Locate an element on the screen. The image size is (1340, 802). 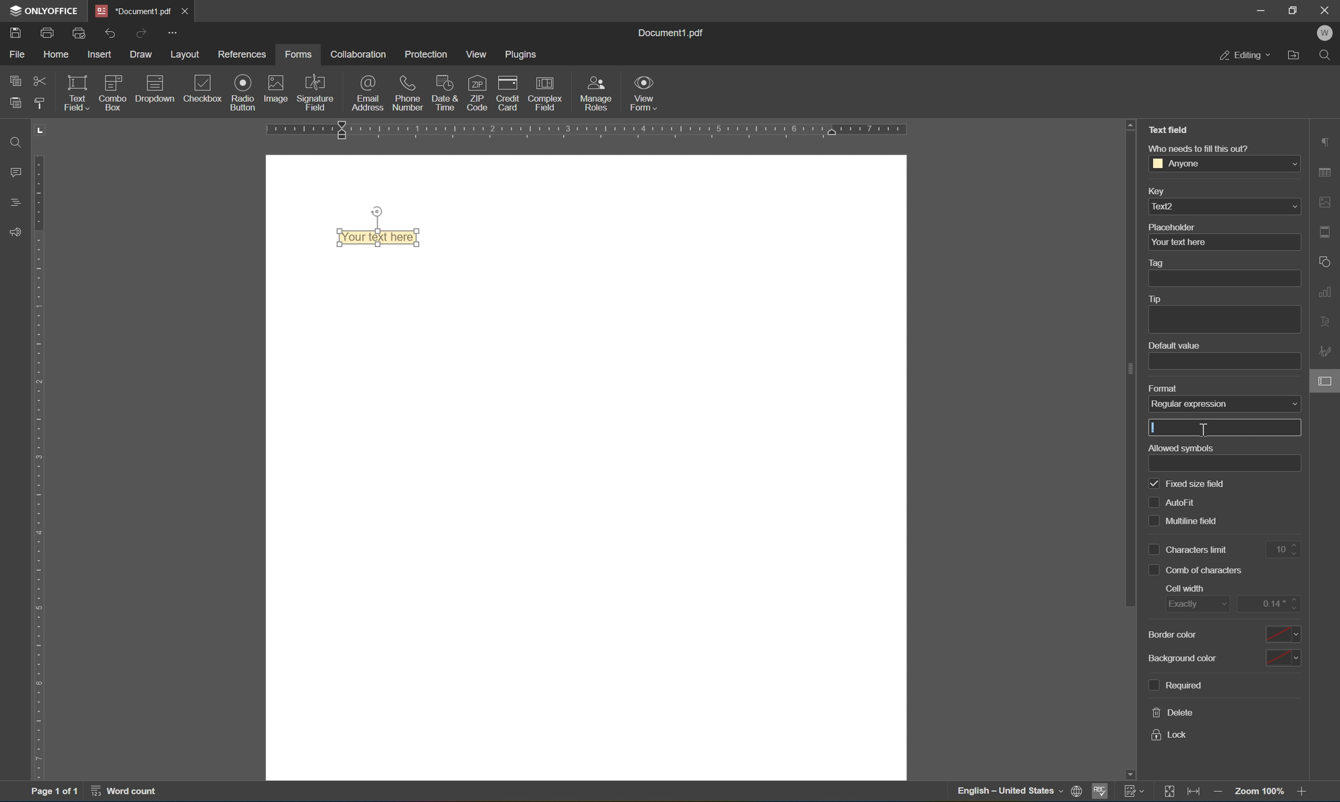
phone number is located at coordinates (406, 92).